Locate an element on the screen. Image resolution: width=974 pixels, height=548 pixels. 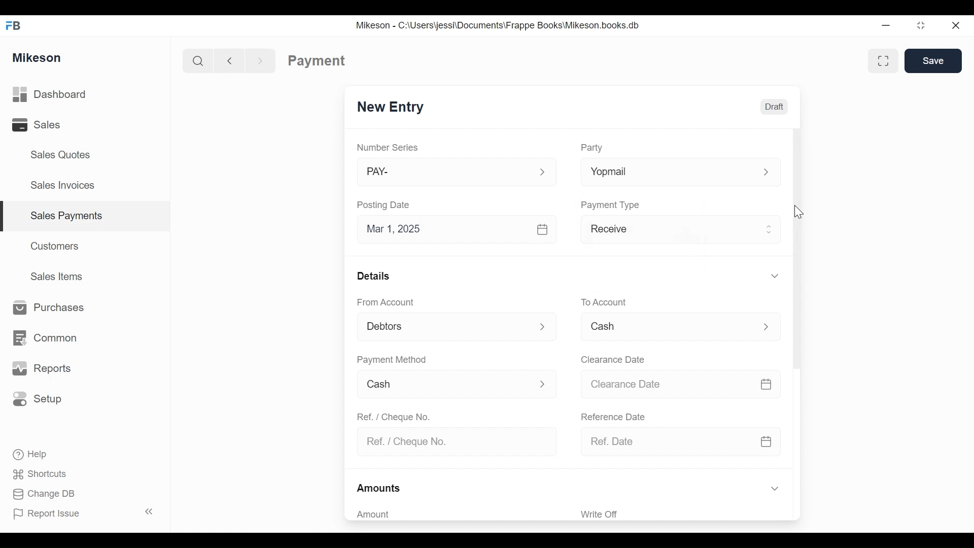
Ref. Date is located at coordinates (681, 439).